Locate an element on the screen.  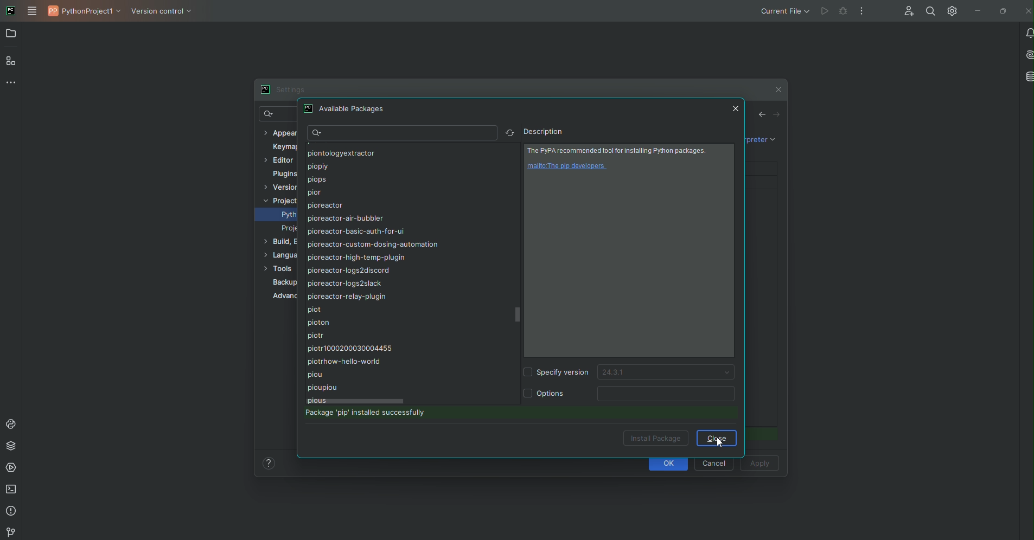
PyCharm is located at coordinates (10, 10).